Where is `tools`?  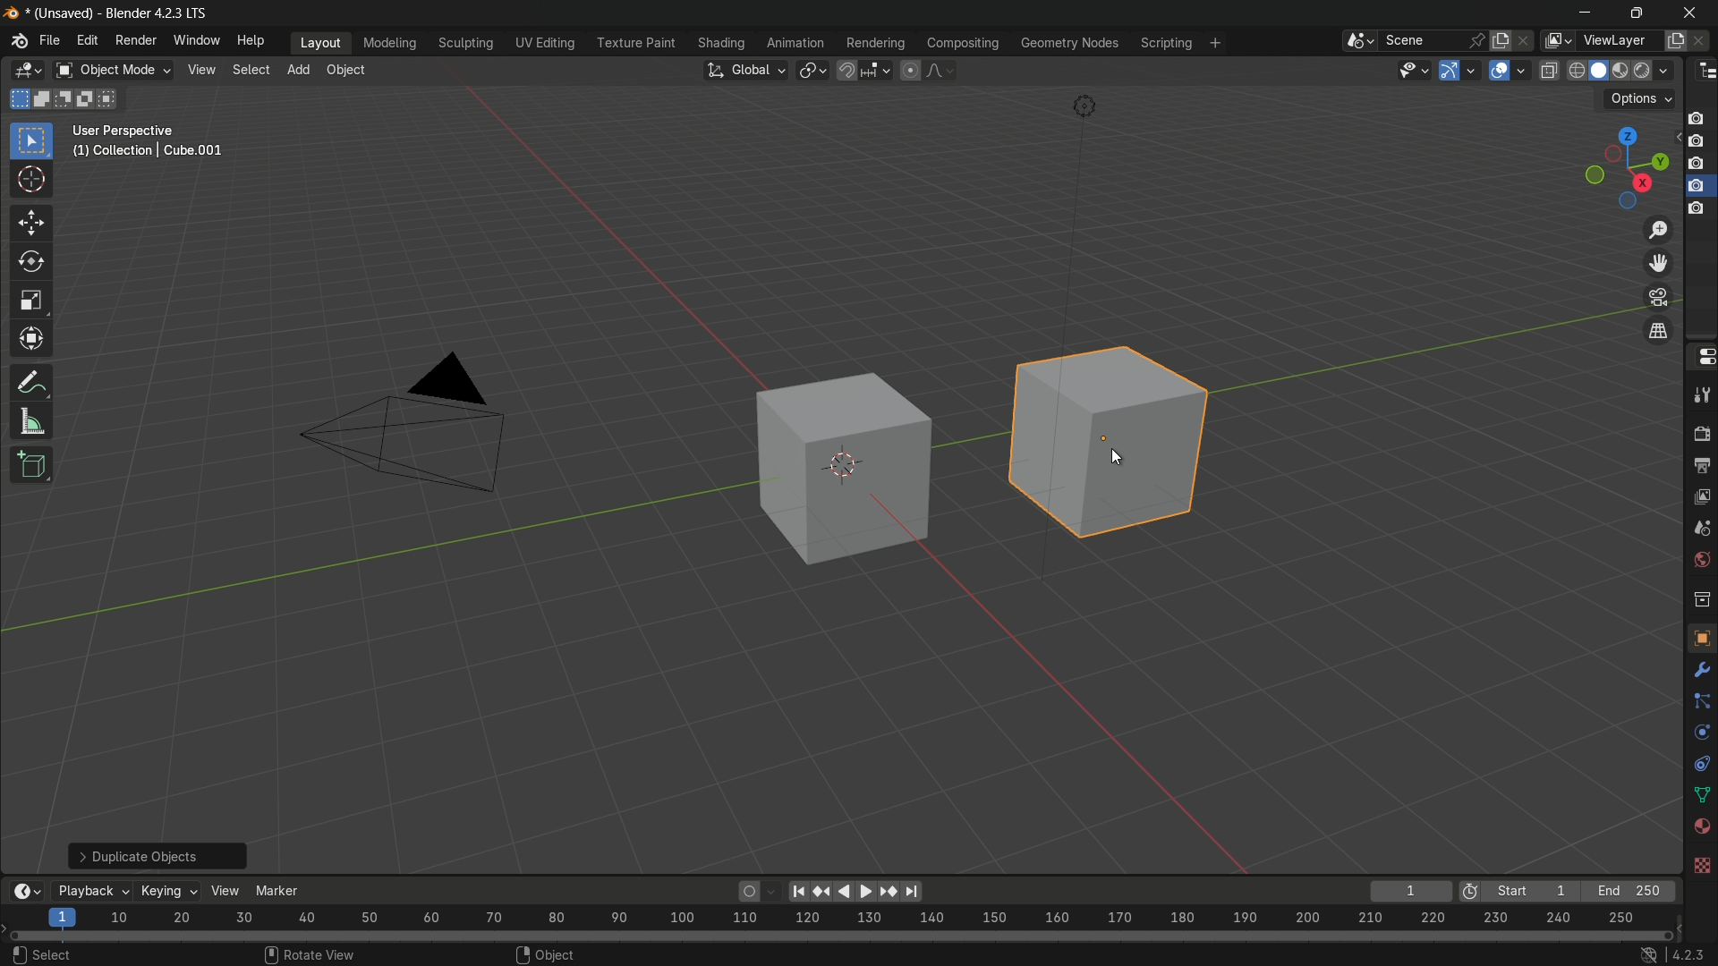
tools is located at coordinates (1701, 395).